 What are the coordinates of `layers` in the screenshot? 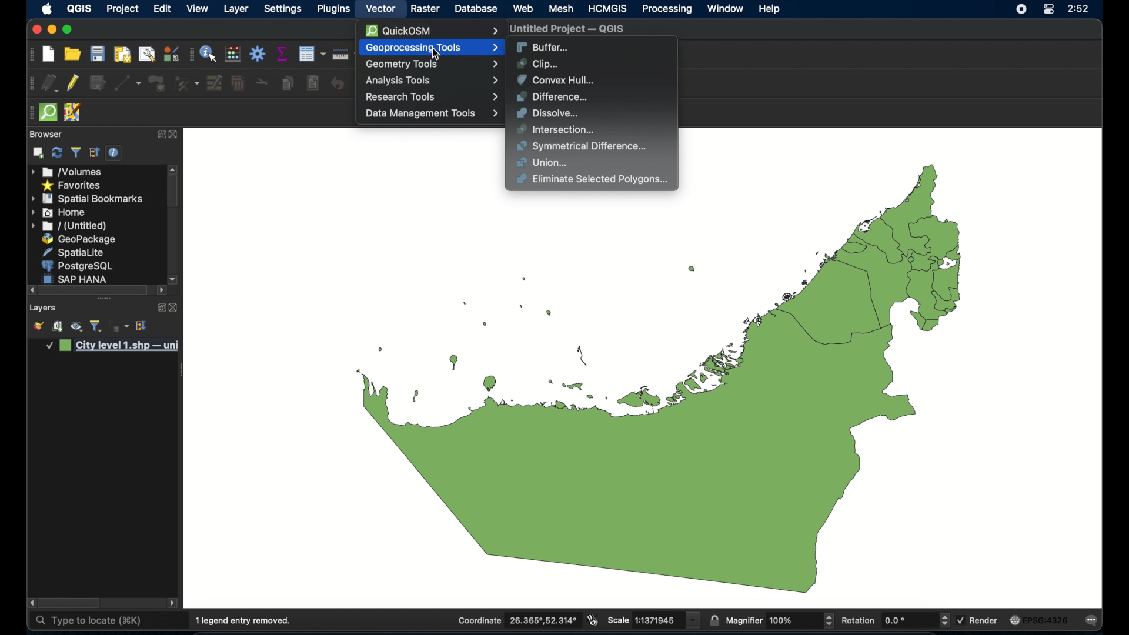 It's located at (43, 308).